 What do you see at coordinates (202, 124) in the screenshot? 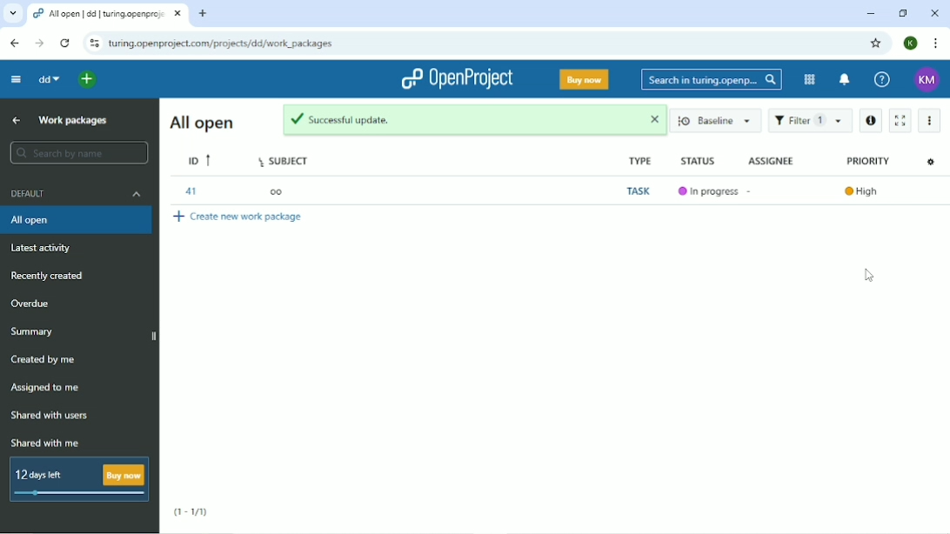
I see `All open` at bounding box center [202, 124].